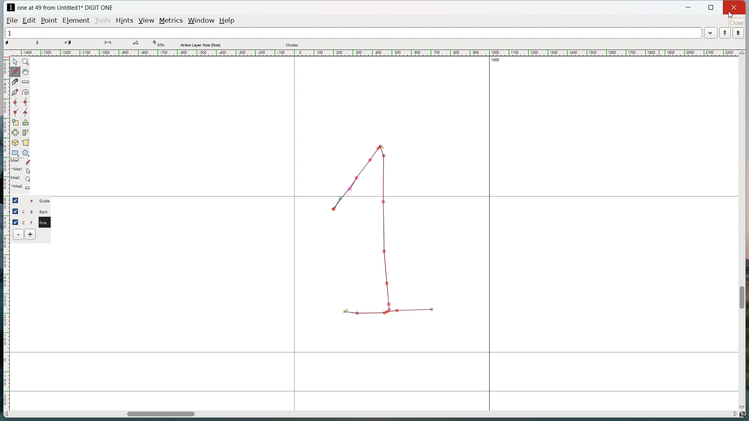 The width and height of the screenshot is (749, 421). Describe the element at coordinates (16, 122) in the screenshot. I see `scale` at that location.